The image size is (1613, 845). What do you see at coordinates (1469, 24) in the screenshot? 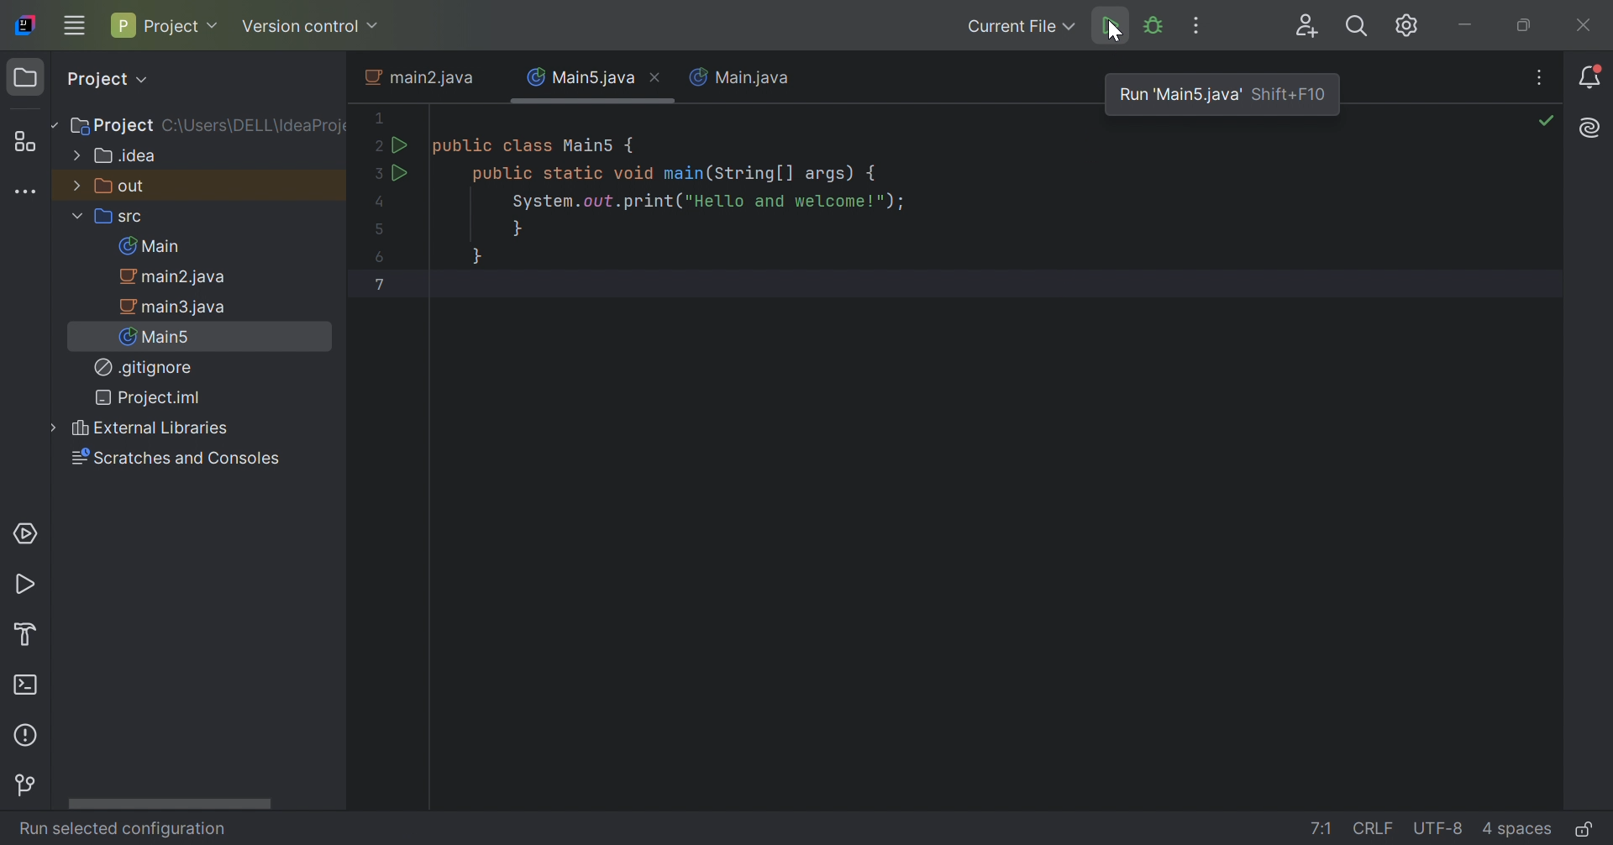
I see `Minimize` at bounding box center [1469, 24].